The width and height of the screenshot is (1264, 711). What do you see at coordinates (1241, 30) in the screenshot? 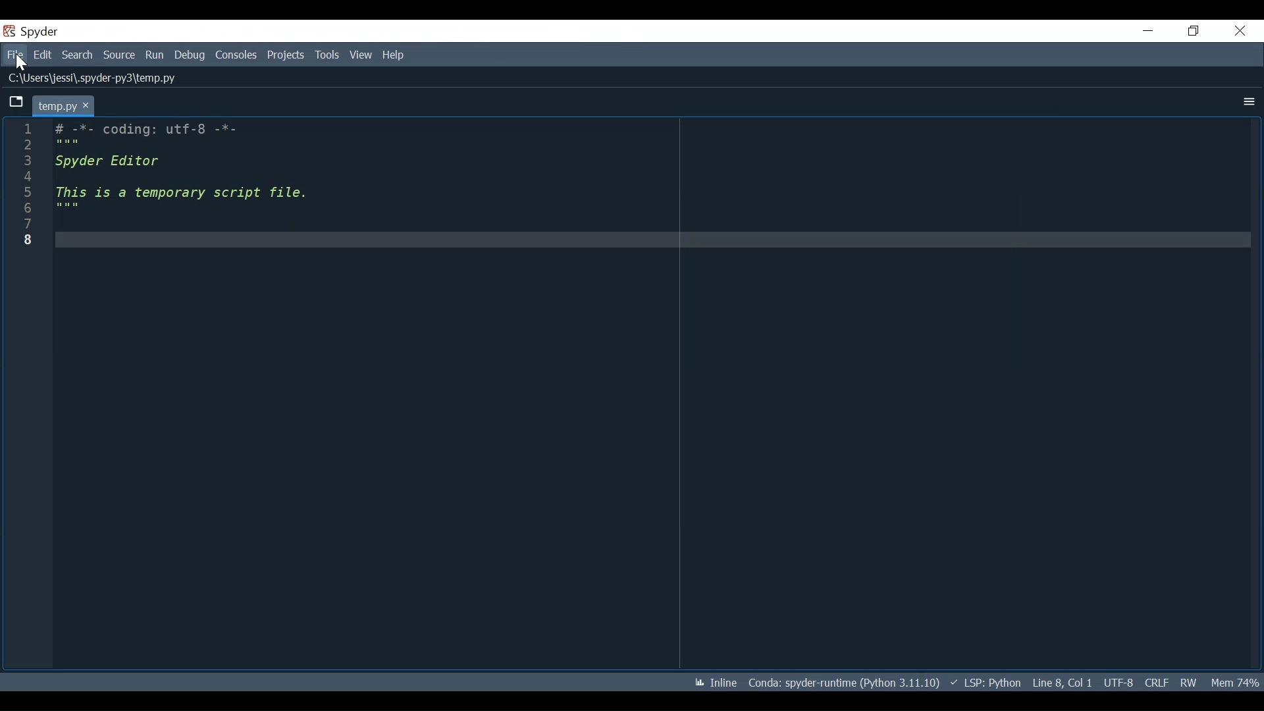
I see `Close` at bounding box center [1241, 30].